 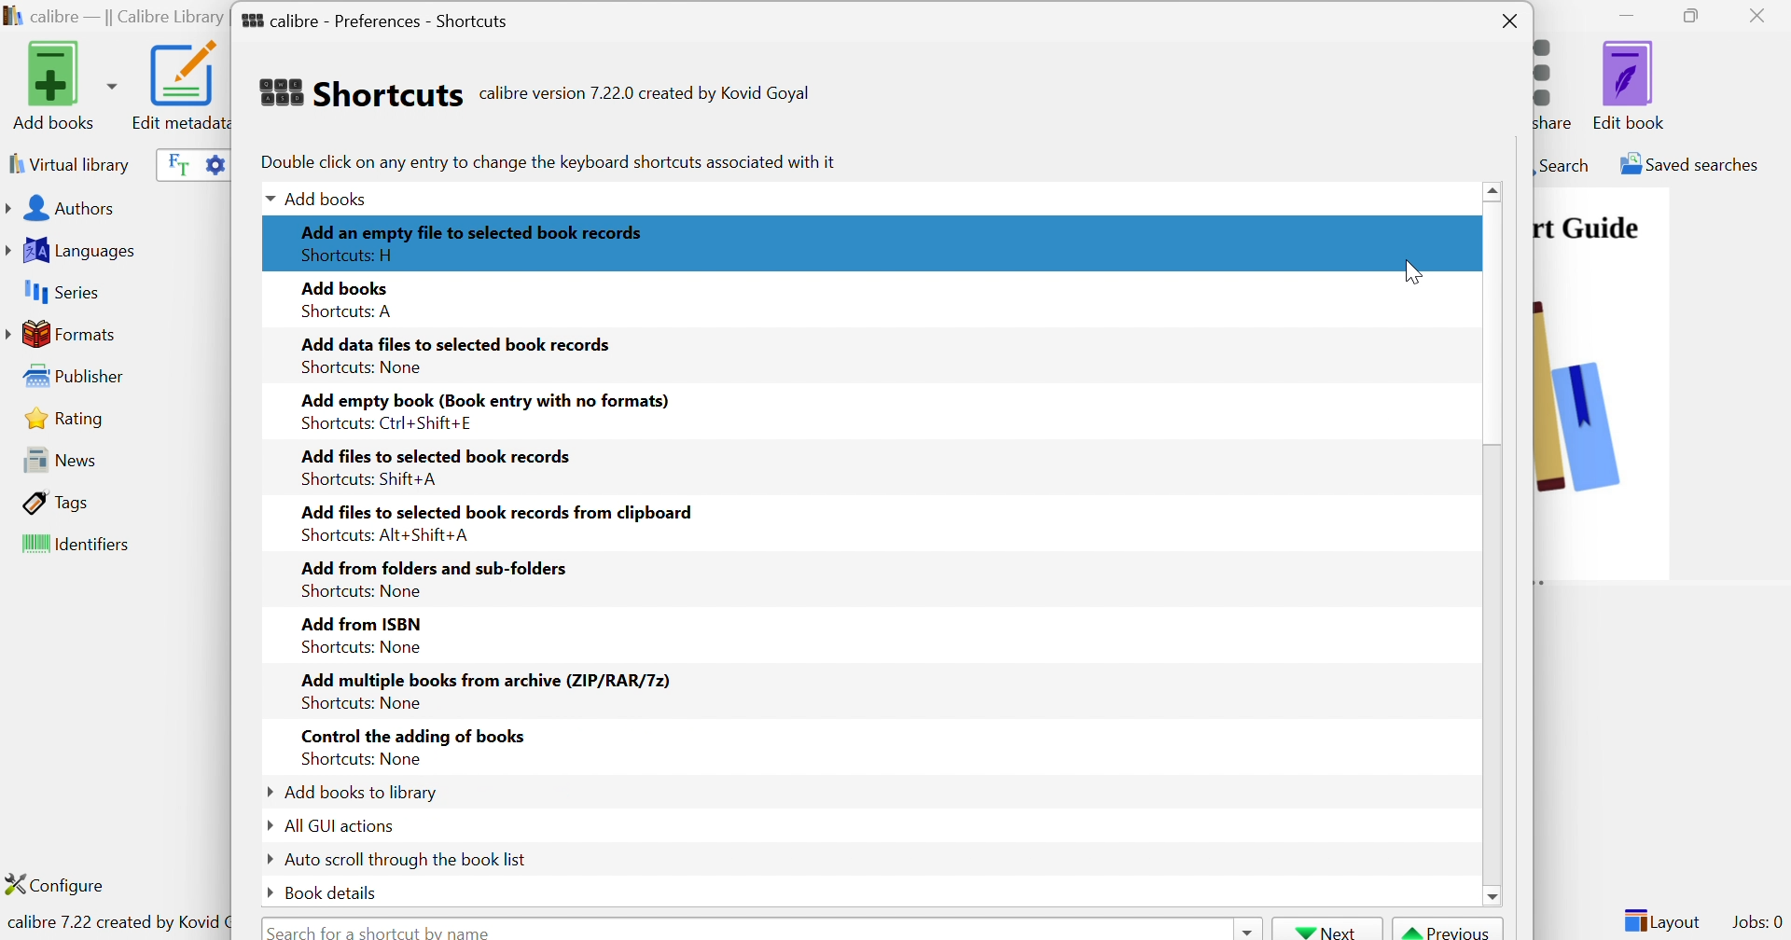 I want to click on All GUI actions, so click(x=340, y=826).